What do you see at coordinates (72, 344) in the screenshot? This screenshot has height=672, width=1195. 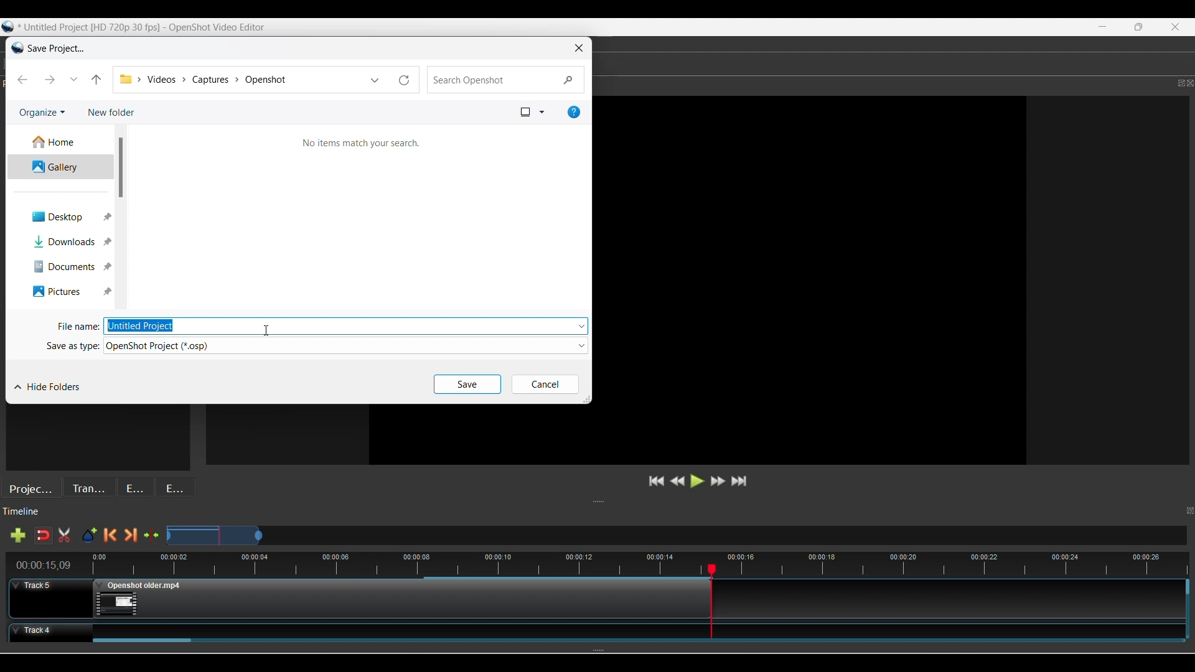 I see `Save as type` at bounding box center [72, 344].